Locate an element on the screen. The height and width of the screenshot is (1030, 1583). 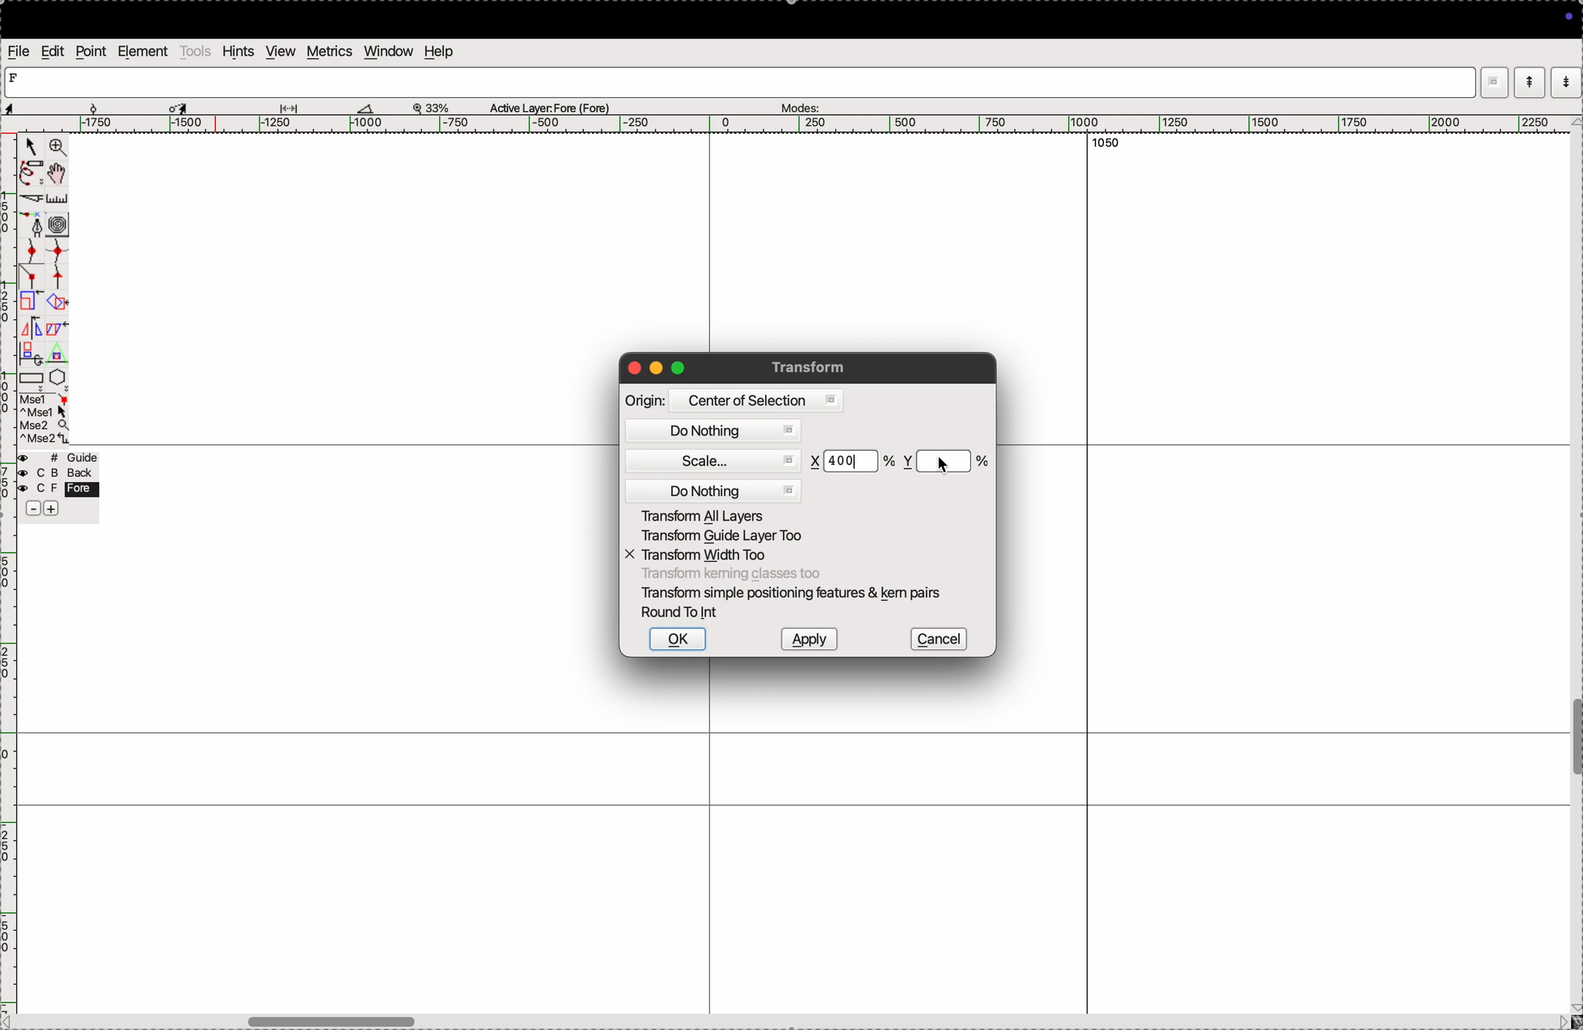
modes is located at coordinates (799, 105).